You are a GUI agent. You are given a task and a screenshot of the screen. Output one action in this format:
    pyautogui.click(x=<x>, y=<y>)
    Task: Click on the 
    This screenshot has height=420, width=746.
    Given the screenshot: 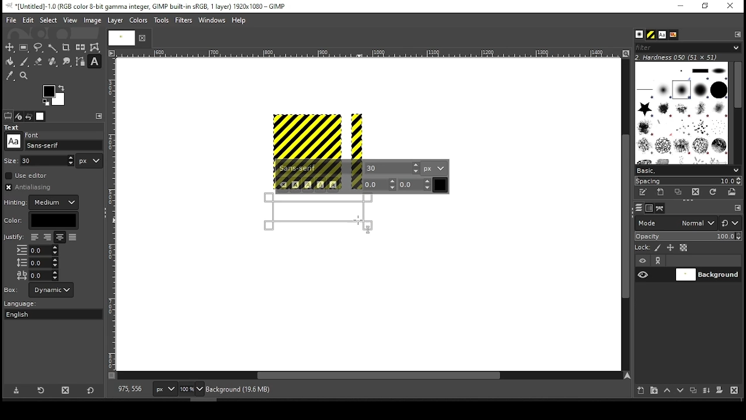 What is the action you would take?
    pyautogui.click(x=11, y=160)
    